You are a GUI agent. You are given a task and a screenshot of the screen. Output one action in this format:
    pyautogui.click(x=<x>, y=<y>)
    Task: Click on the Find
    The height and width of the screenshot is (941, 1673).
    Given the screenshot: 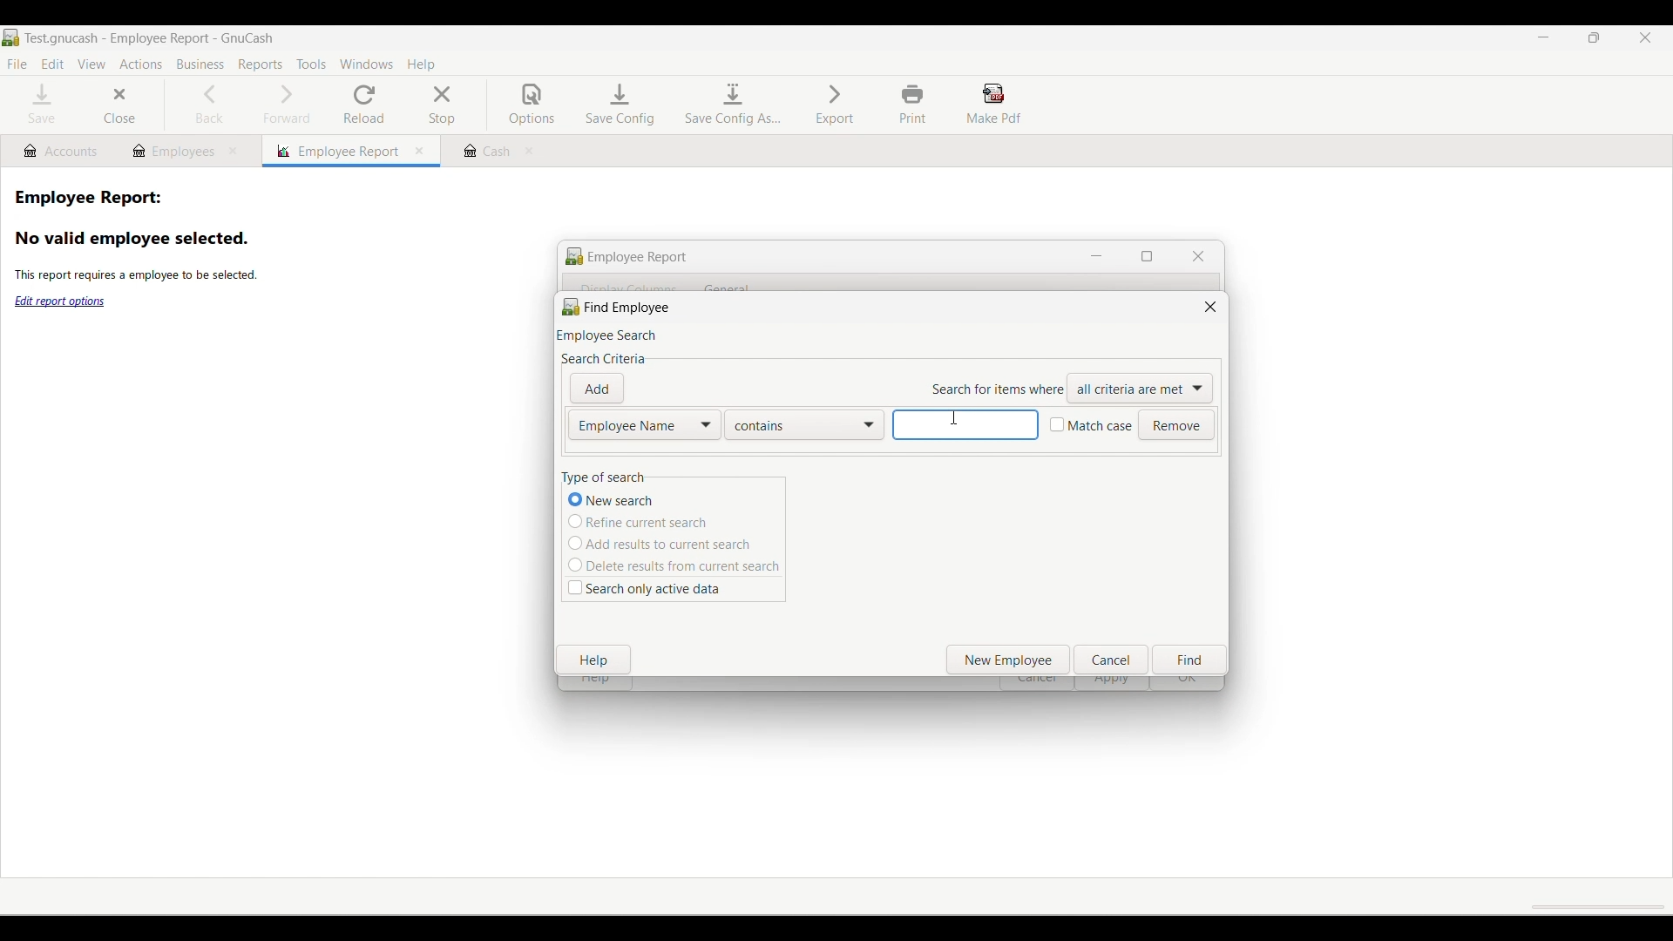 What is the action you would take?
    pyautogui.click(x=1189, y=660)
    